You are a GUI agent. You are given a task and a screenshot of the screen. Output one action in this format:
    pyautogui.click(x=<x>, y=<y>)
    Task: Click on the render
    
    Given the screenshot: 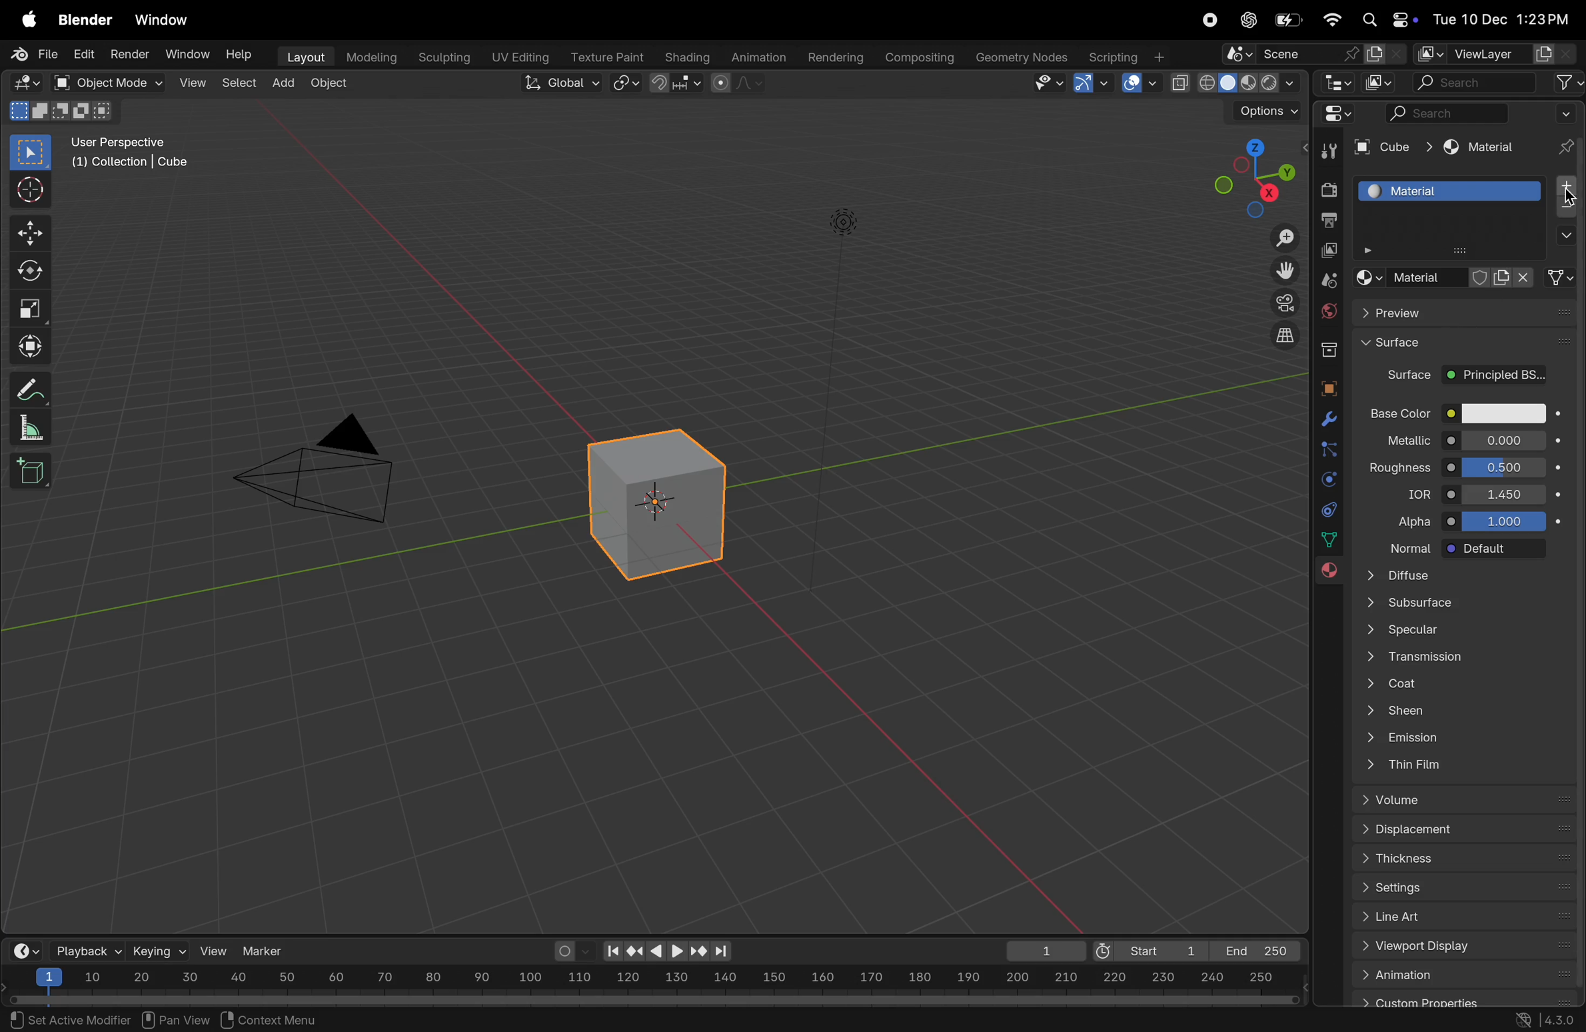 What is the action you would take?
    pyautogui.click(x=127, y=53)
    